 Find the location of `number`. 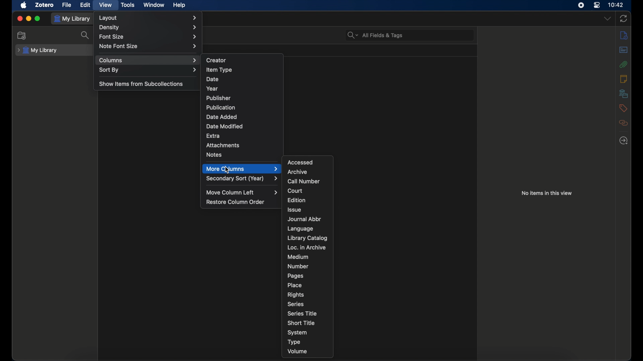

number is located at coordinates (298, 266).